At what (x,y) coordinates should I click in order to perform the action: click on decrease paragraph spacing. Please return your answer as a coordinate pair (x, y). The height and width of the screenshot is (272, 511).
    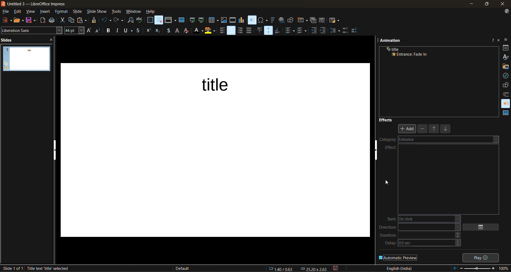
    Looking at the image, I should click on (355, 31).